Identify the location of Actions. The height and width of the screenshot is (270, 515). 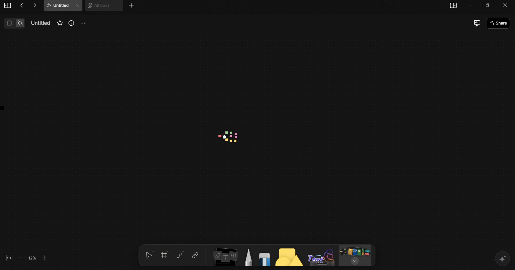
(28, 5).